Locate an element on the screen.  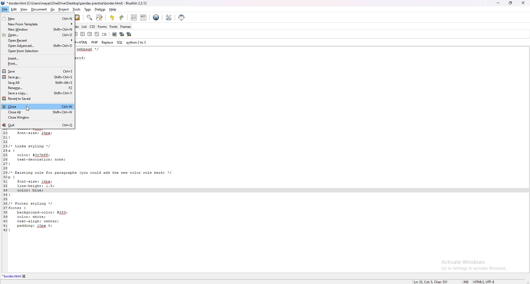
multi thumbnail is located at coordinates (130, 34).